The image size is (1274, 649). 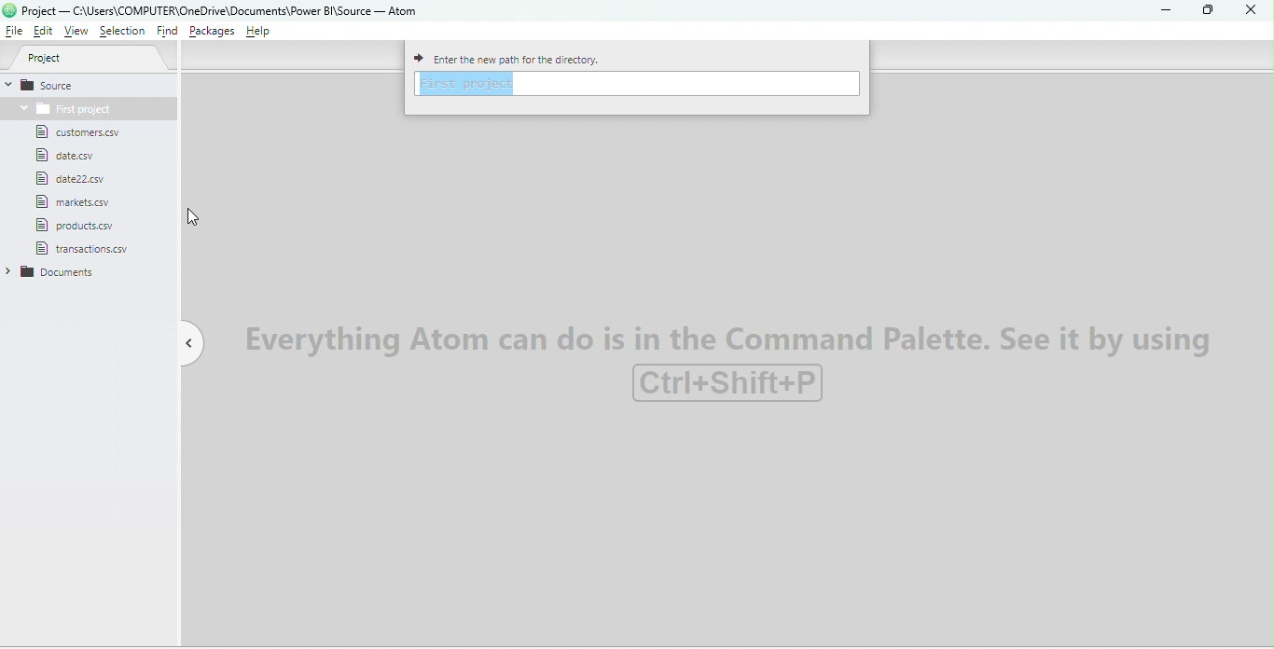 I want to click on Help, so click(x=262, y=33).